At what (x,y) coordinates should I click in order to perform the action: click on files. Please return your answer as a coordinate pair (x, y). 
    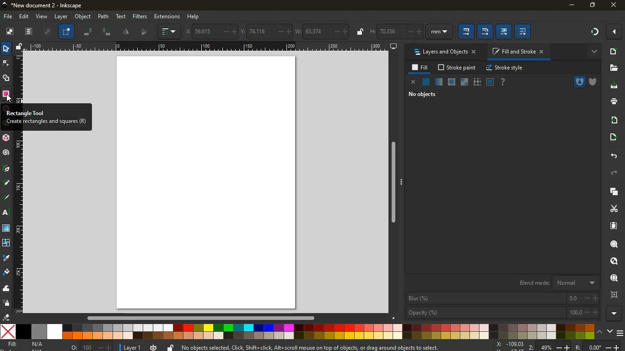
    Looking at the image, I should click on (610, 68).